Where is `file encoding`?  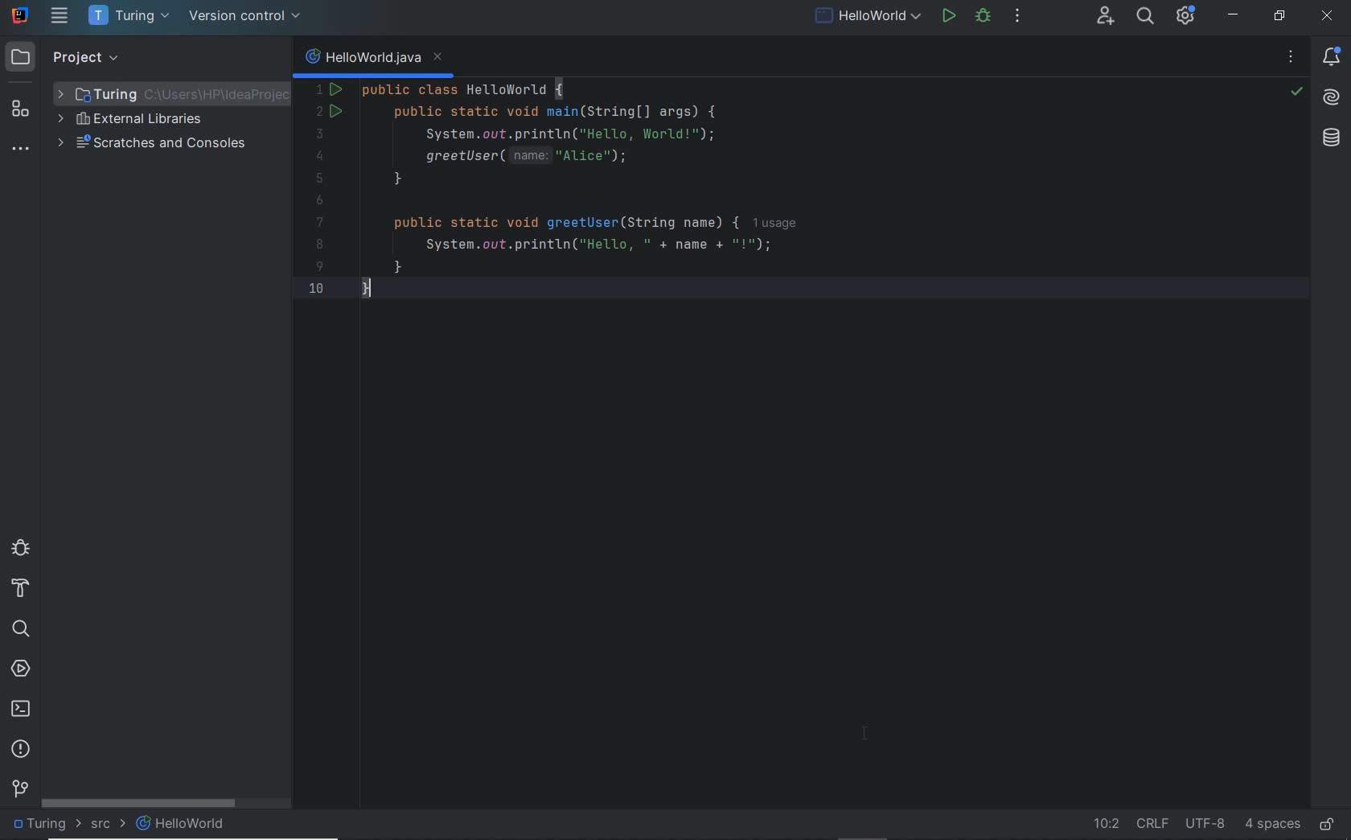 file encoding is located at coordinates (1206, 823).